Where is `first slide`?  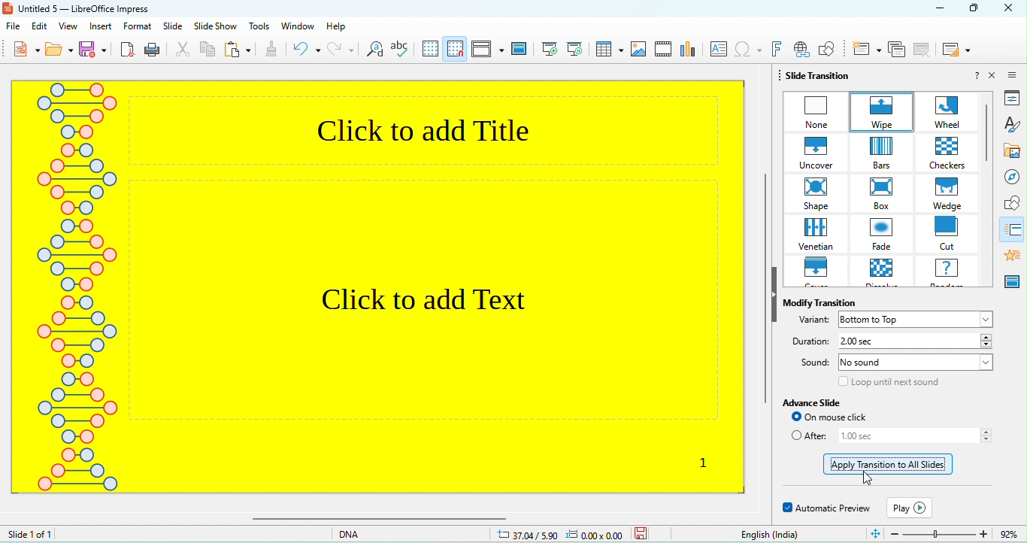 first slide is located at coordinates (552, 51).